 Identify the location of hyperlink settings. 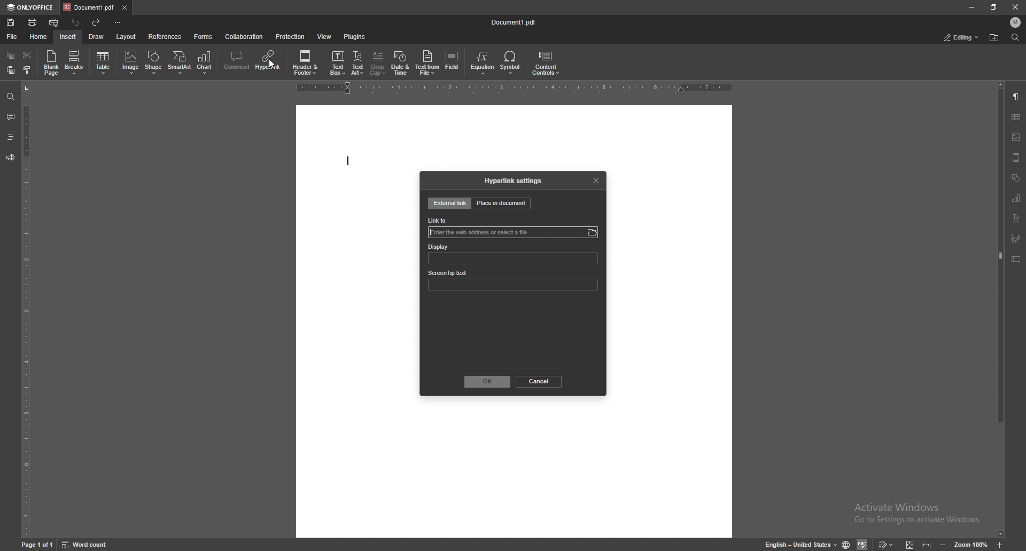
(515, 180).